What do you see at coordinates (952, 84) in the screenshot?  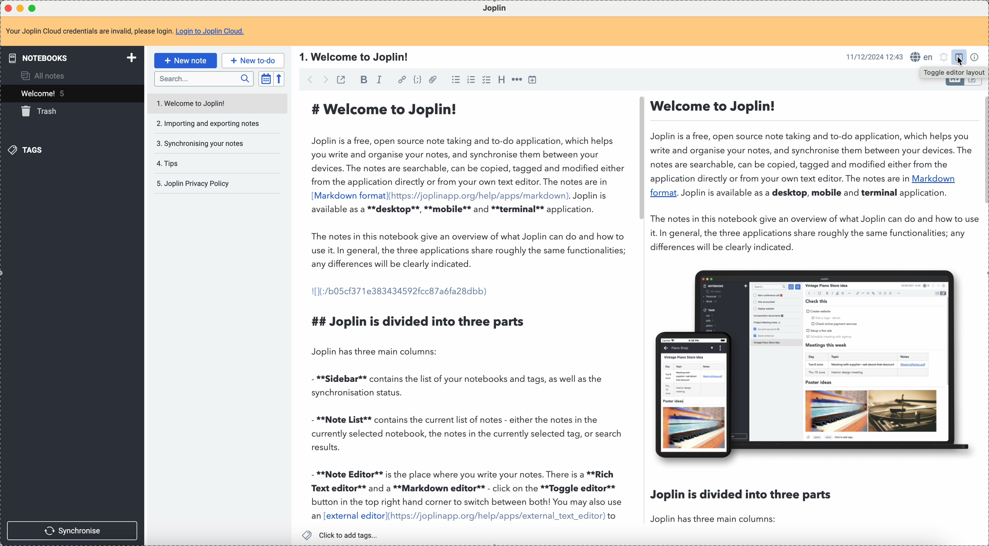 I see `toggle editor` at bounding box center [952, 84].